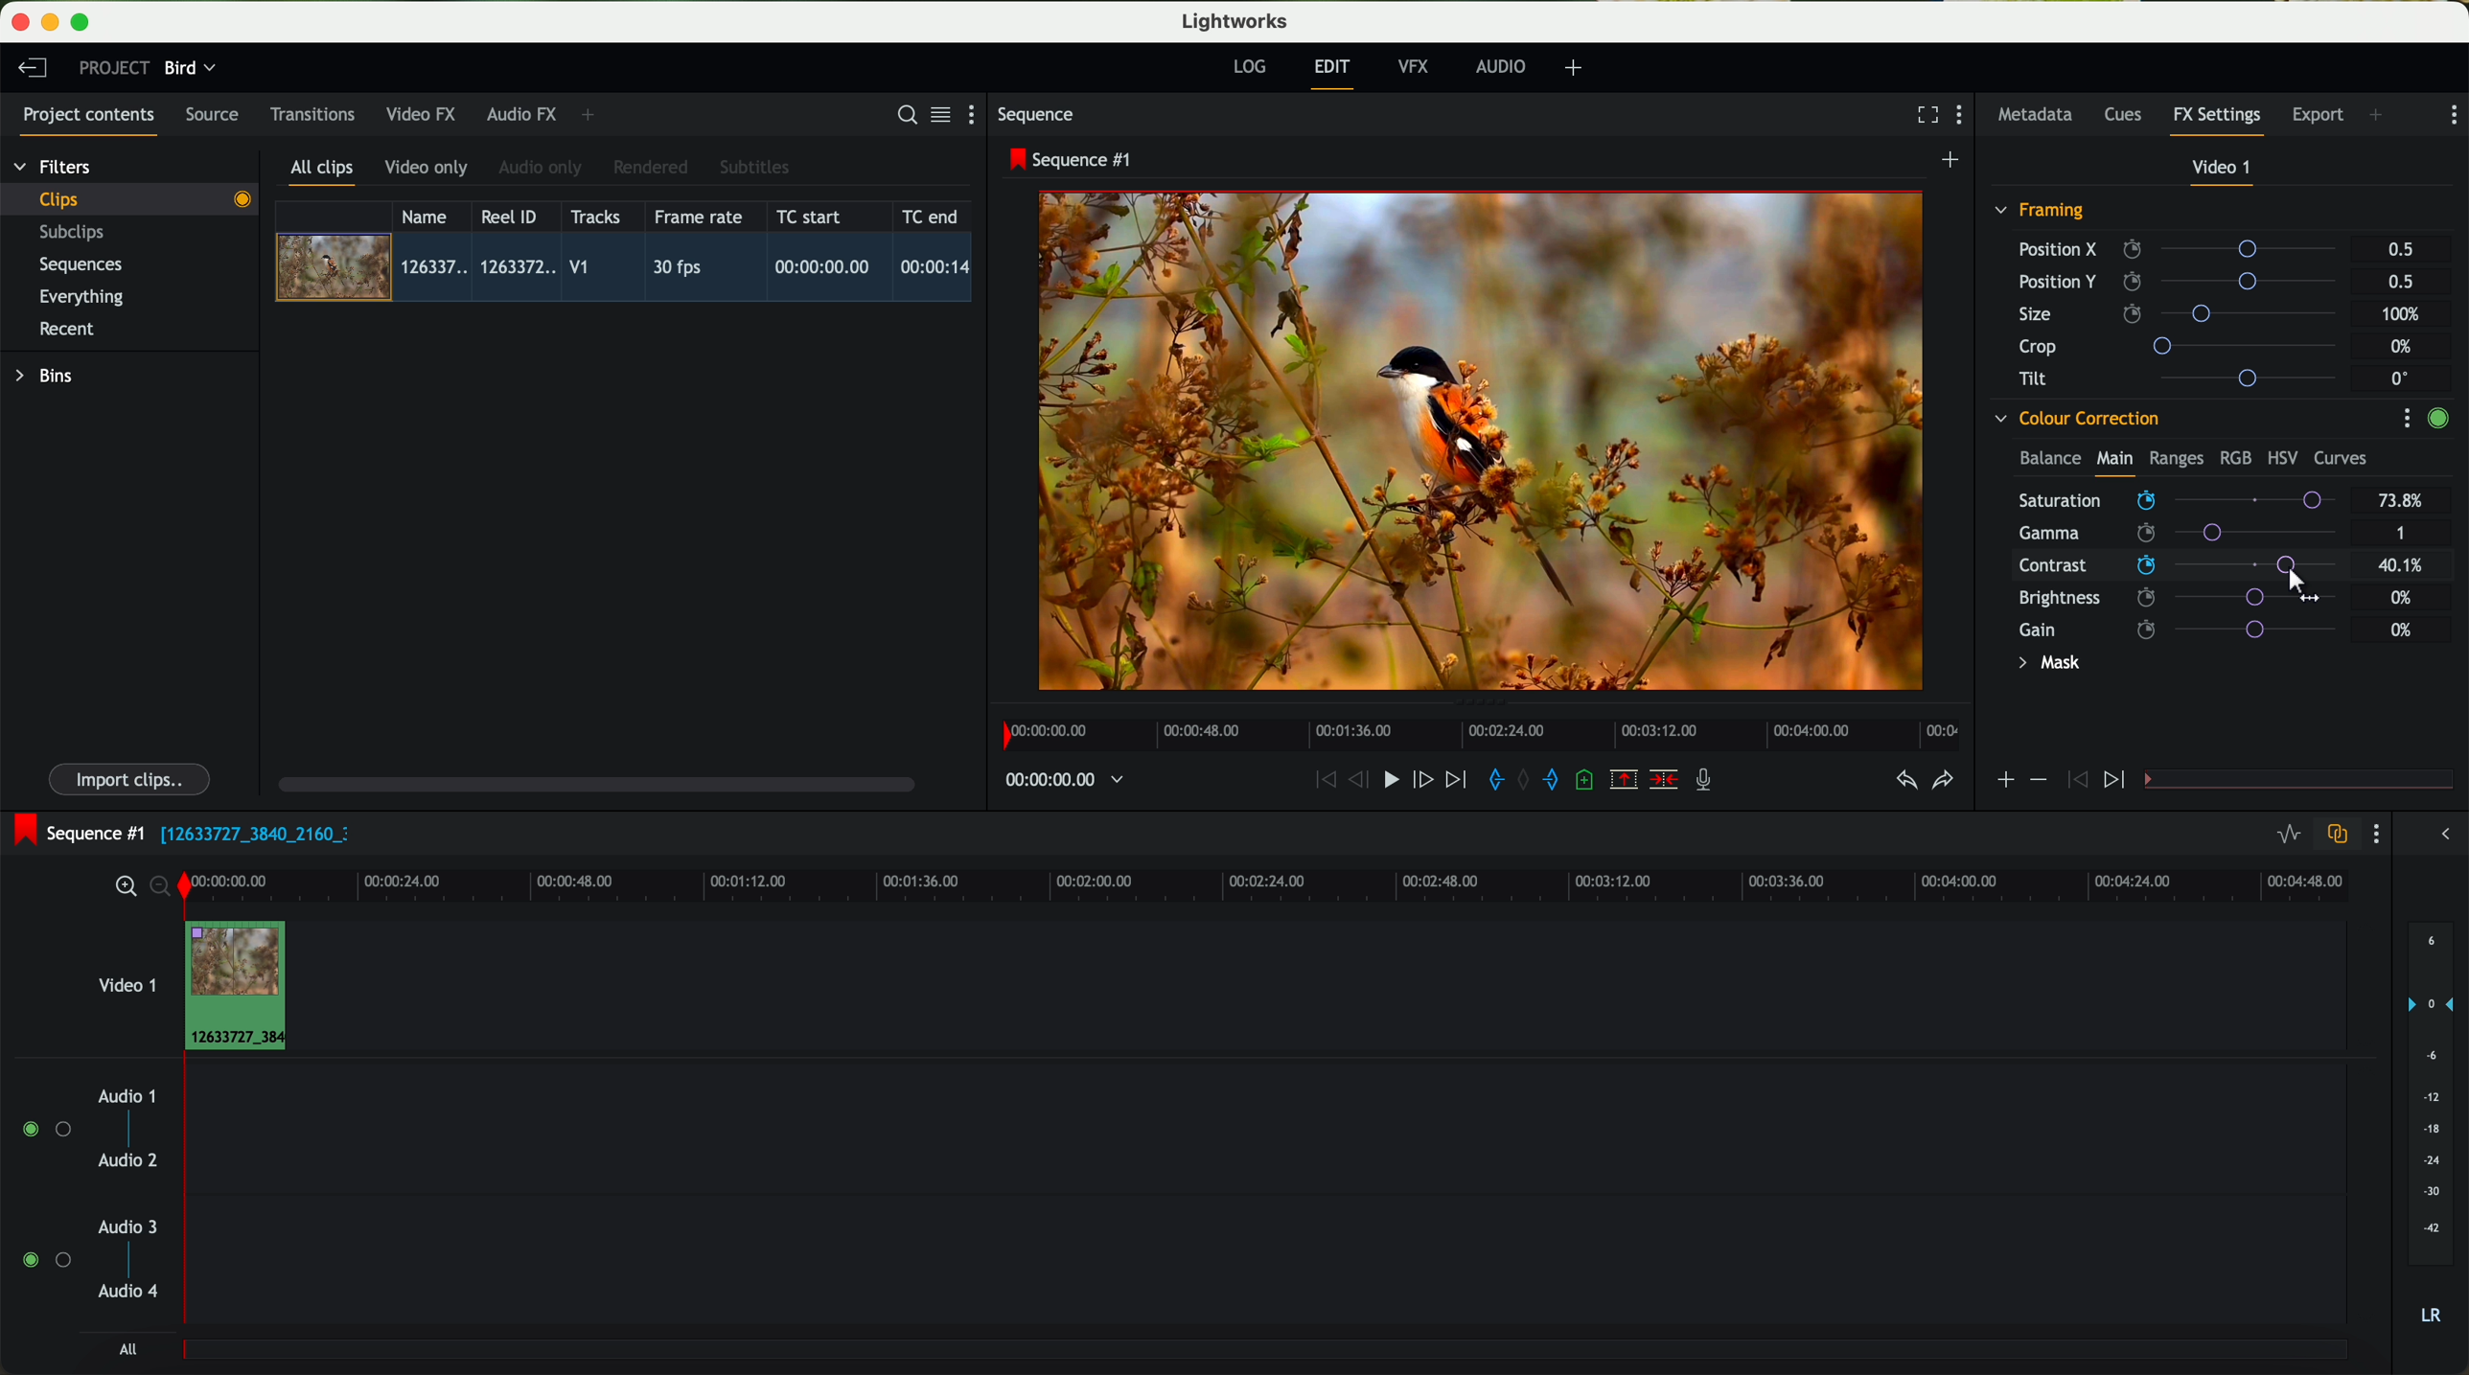 Image resolution: width=2469 pixels, height=1375 pixels. What do you see at coordinates (811, 216) in the screenshot?
I see `TC start` at bounding box center [811, 216].